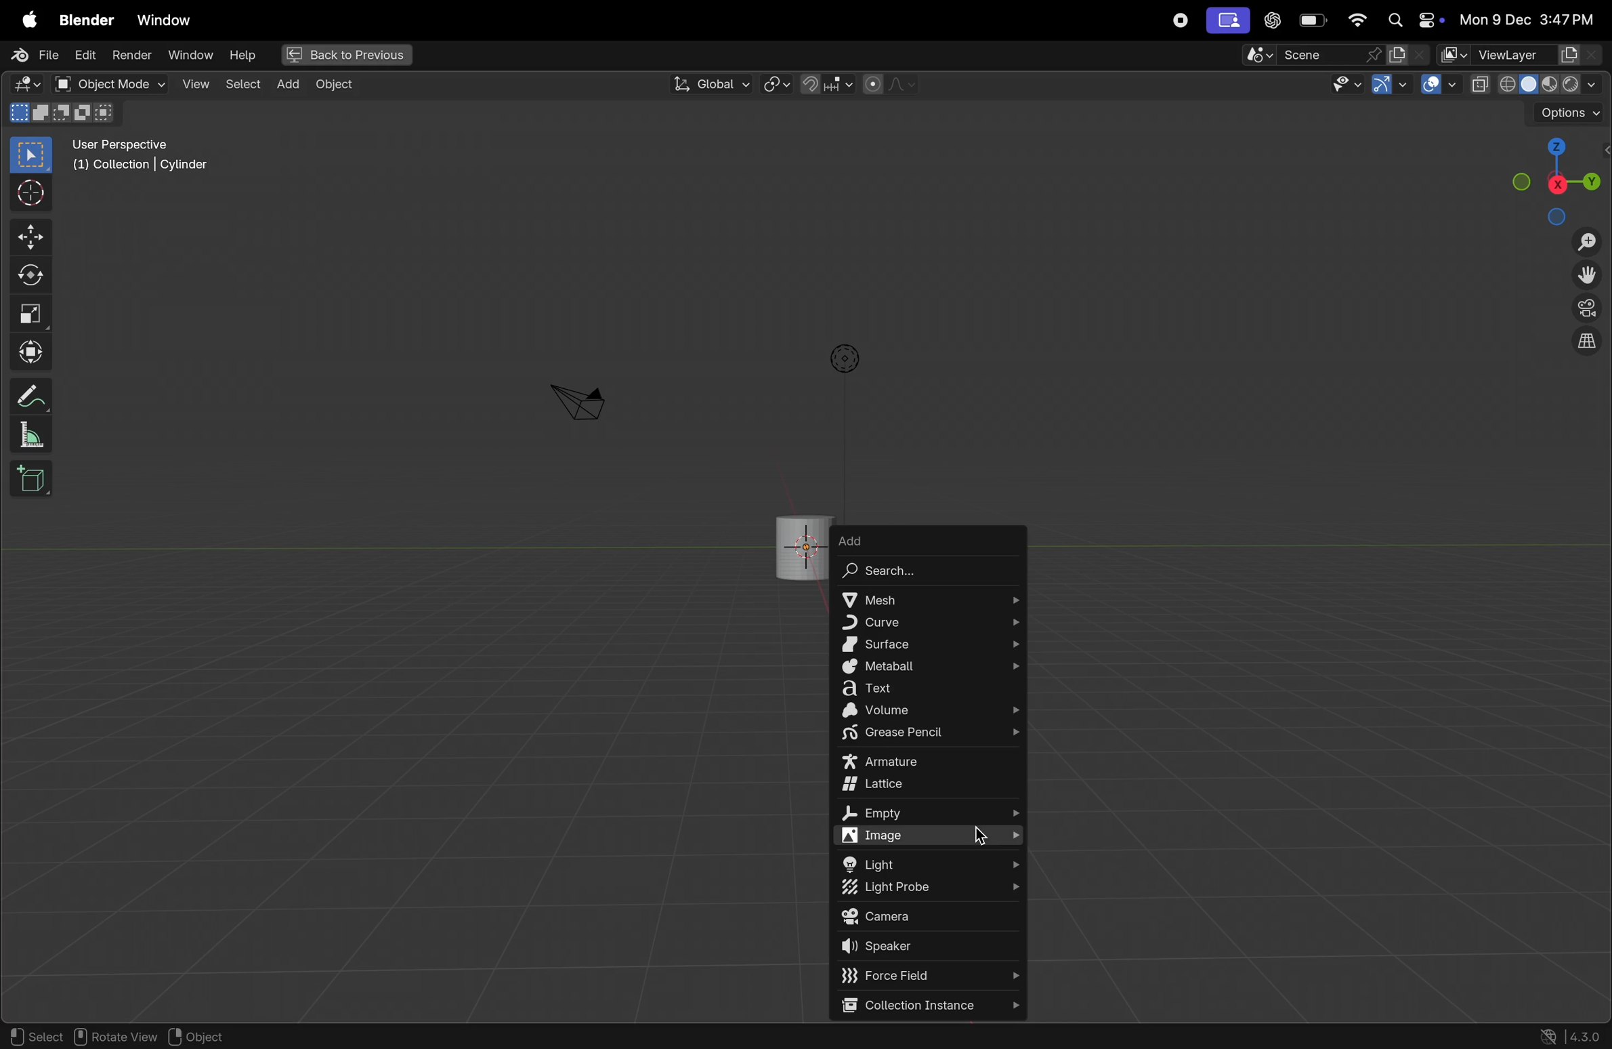 The height and width of the screenshot is (1049, 1612). Describe the element at coordinates (578, 401) in the screenshot. I see `camera` at that location.